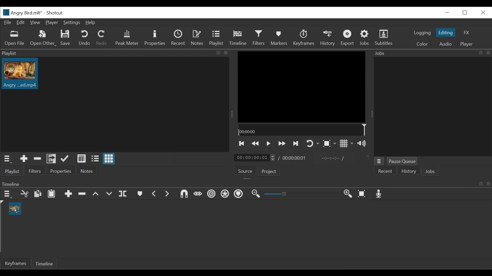  I want to click on Markers, so click(140, 194).